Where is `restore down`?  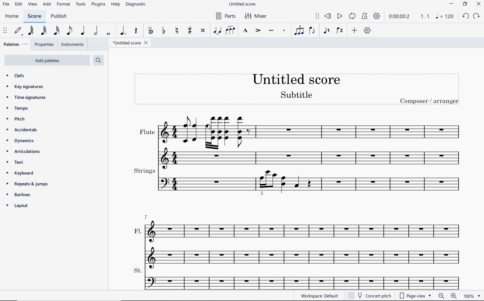 restore down is located at coordinates (466, 4).